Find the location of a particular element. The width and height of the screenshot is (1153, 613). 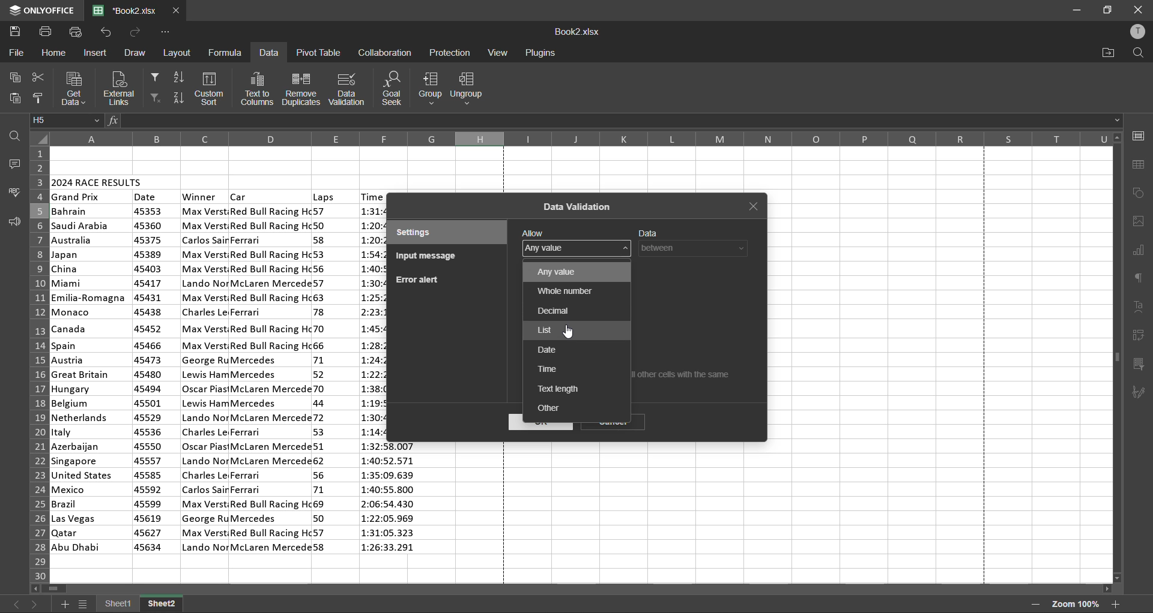

next is located at coordinates (35, 602).